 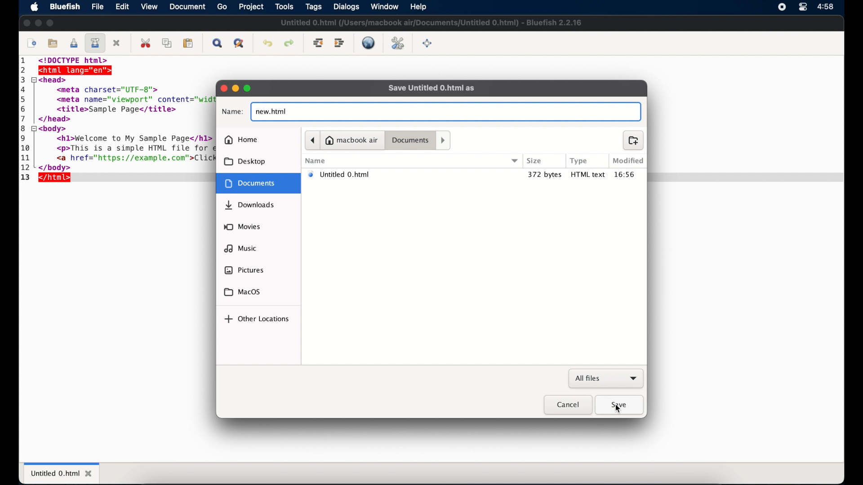 What do you see at coordinates (352, 141) in the screenshot?
I see `macbook air` at bounding box center [352, 141].